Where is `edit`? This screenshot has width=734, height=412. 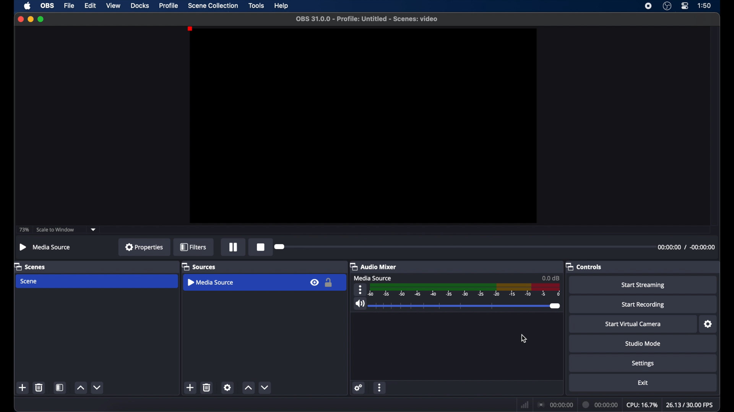
edit is located at coordinates (90, 6).